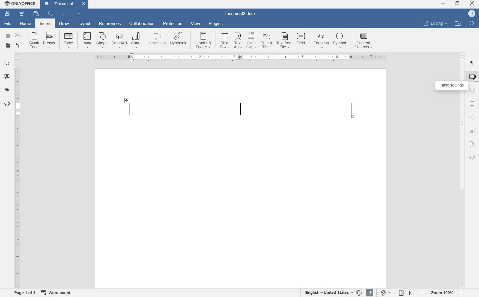 The image size is (479, 297). What do you see at coordinates (119, 41) in the screenshot?
I see `SmartArt` at bounding box center [119, 41].